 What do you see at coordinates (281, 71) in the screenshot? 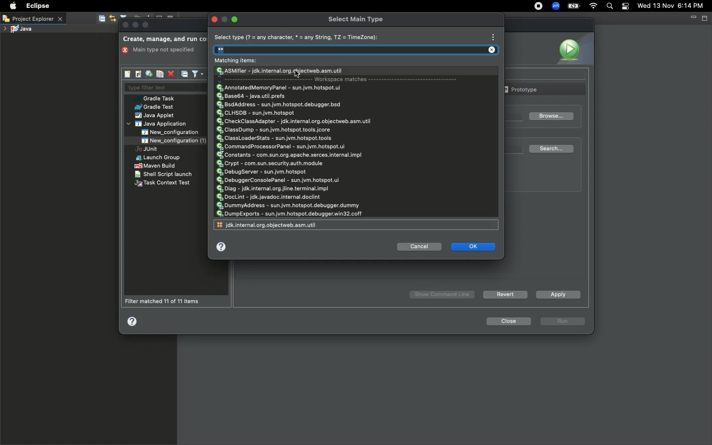
I see `Chosen type` at bounding box center [281, 71].